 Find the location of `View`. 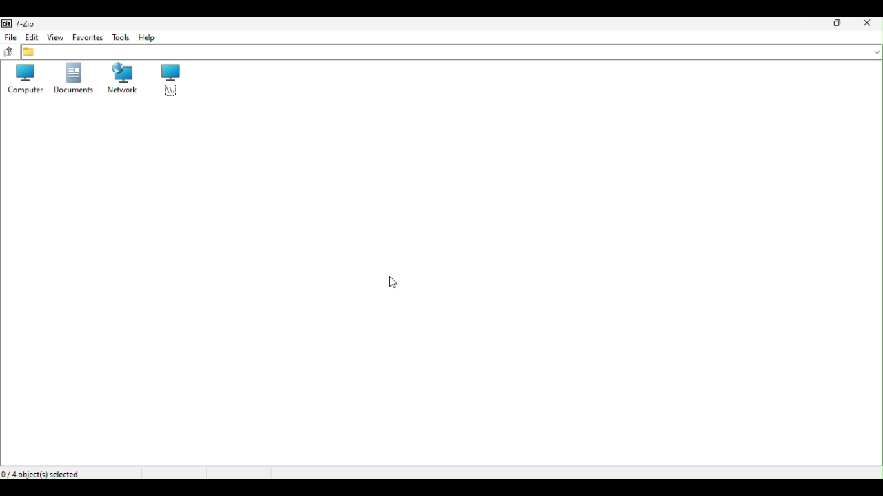

View is located at coordinates (56, 37).